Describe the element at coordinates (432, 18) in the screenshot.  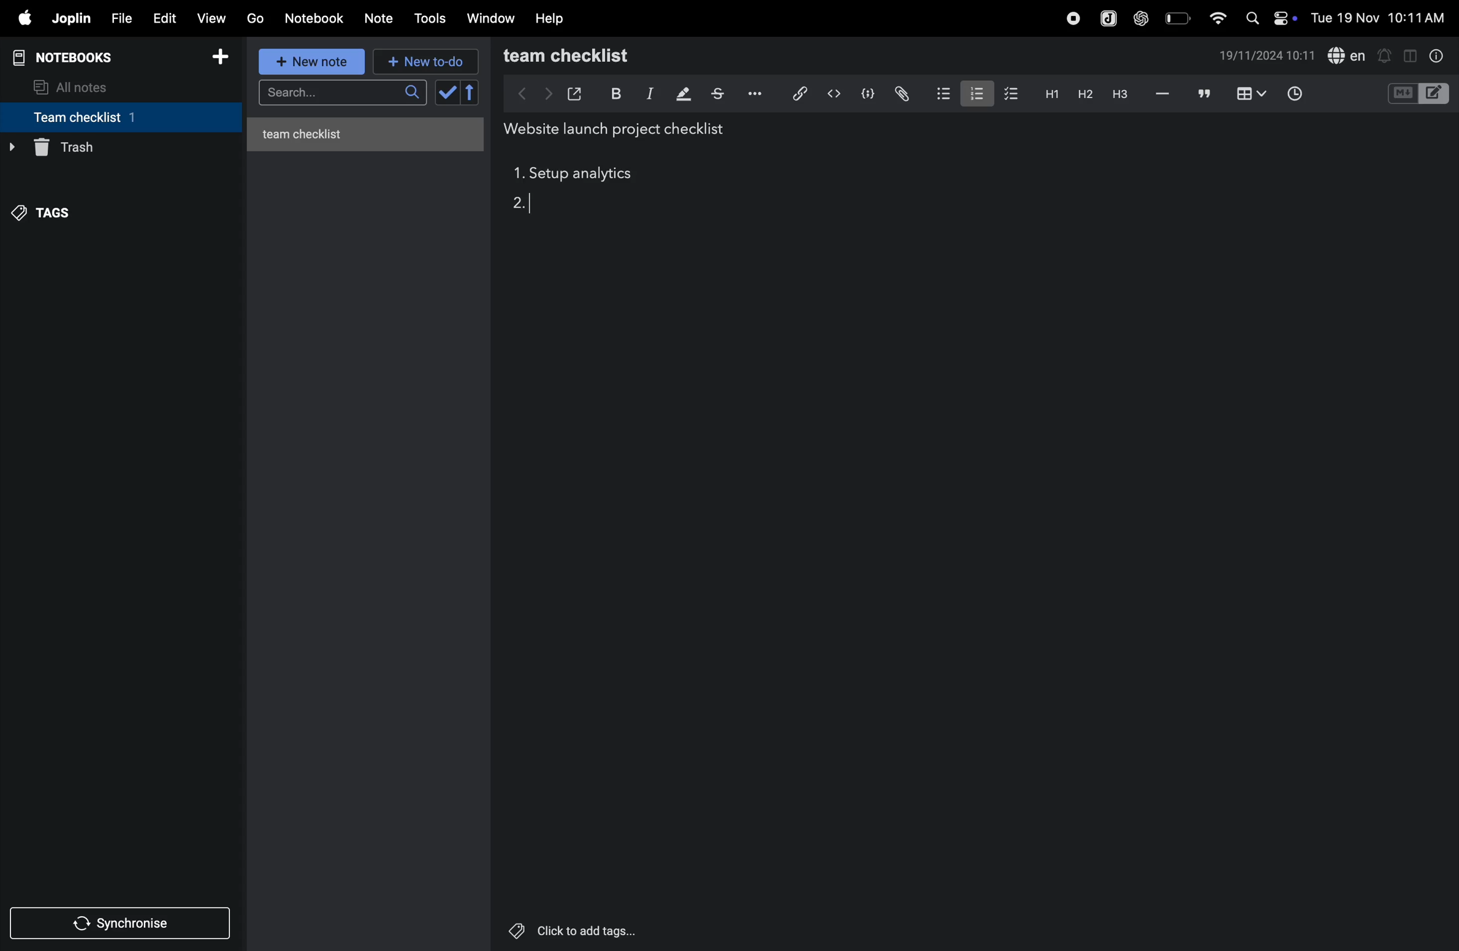
I see `tools` at that location.